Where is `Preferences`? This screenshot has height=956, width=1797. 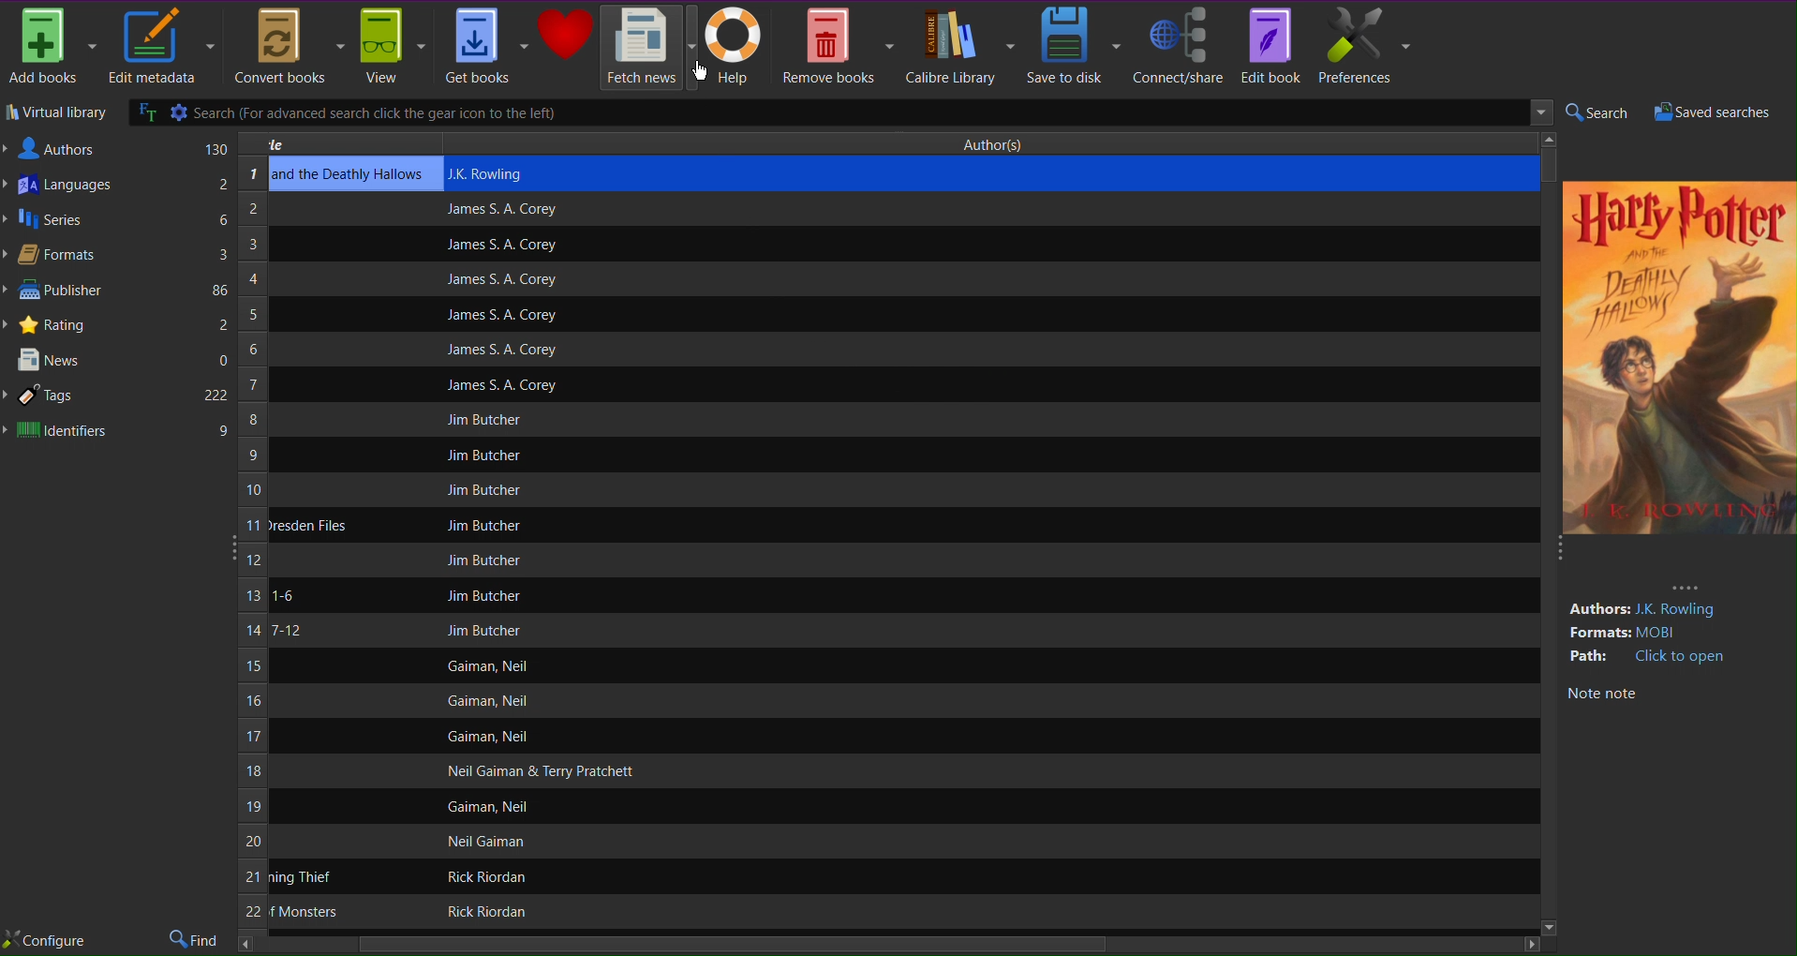 Preferences is located at coordinates (1365, 45).